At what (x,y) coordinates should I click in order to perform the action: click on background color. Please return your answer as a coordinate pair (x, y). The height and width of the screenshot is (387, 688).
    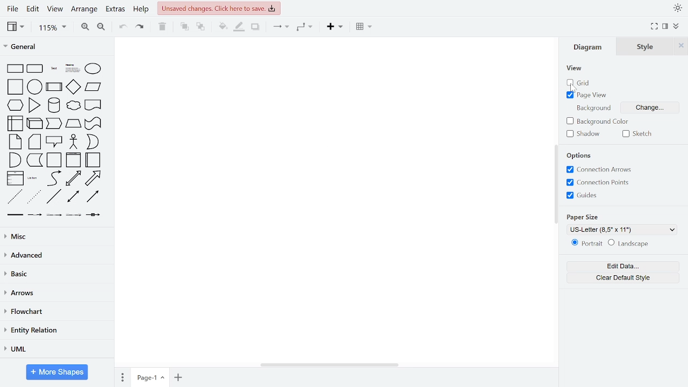
    Looking at the image, I should click on (598, 121).